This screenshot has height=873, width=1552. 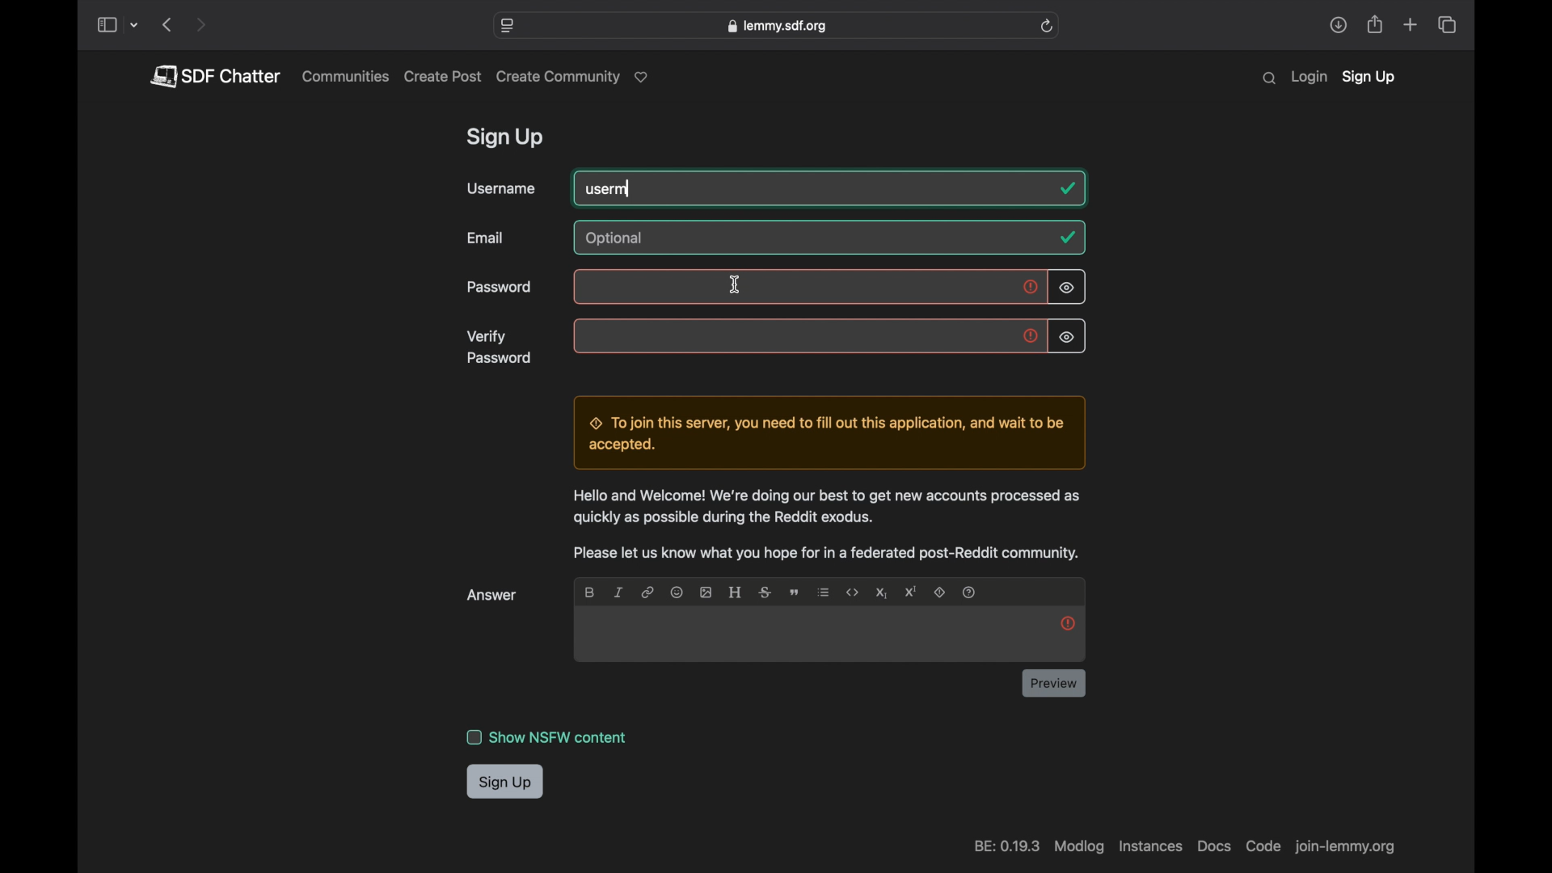 What do you see at coordinates (200, 26) in the screenshot?
I see `next page` at bounding box center [200, 26].